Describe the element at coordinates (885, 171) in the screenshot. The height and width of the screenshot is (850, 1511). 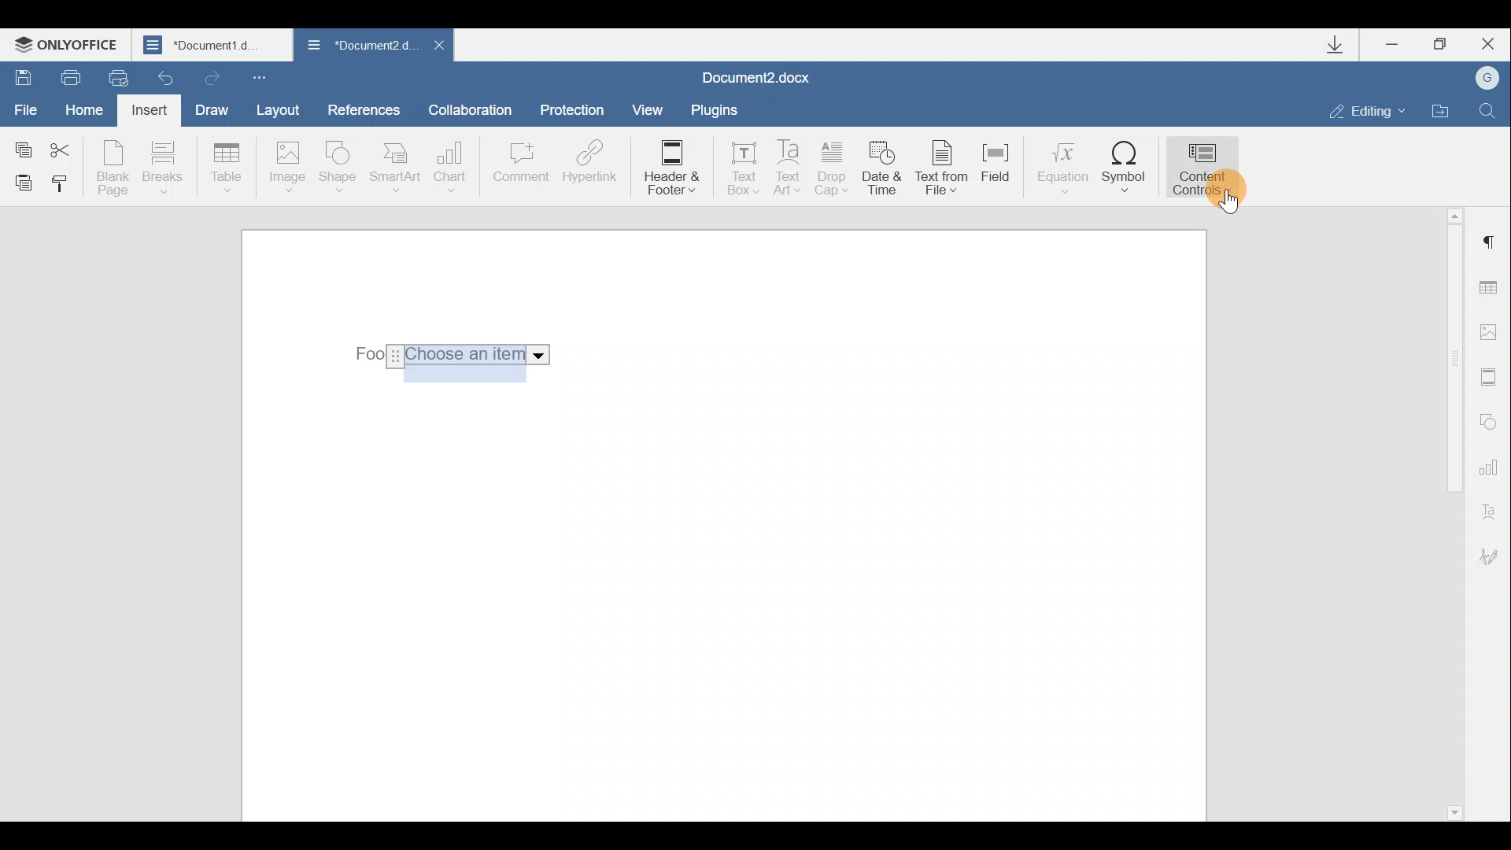
I see `Date & time` at that location.